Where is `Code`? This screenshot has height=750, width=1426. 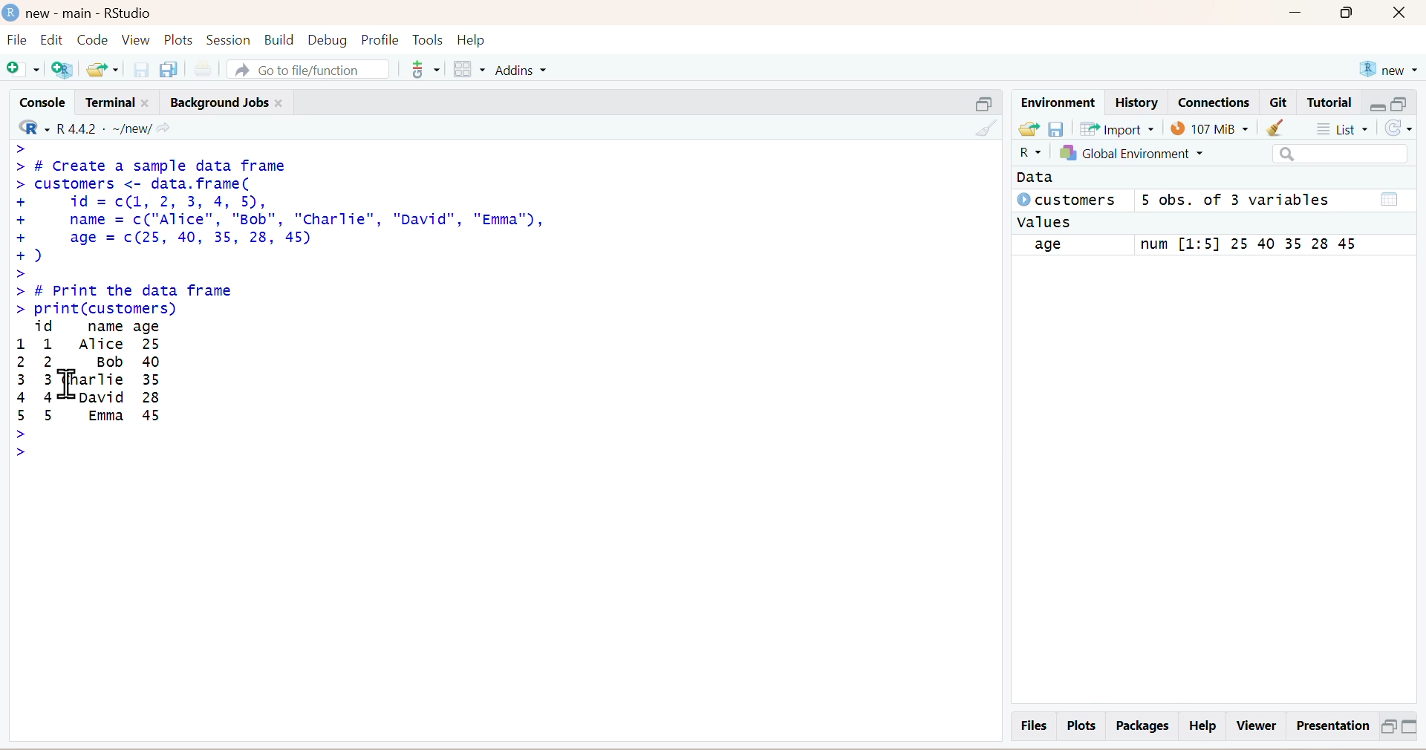 Code is located at coordinates (94, 39).